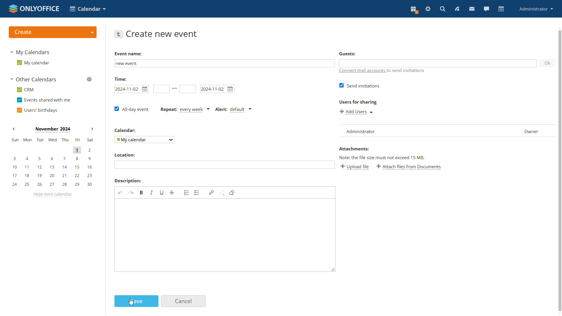 The image size is (562, 316). I want to click on users' birthdays, so click(37, 110).